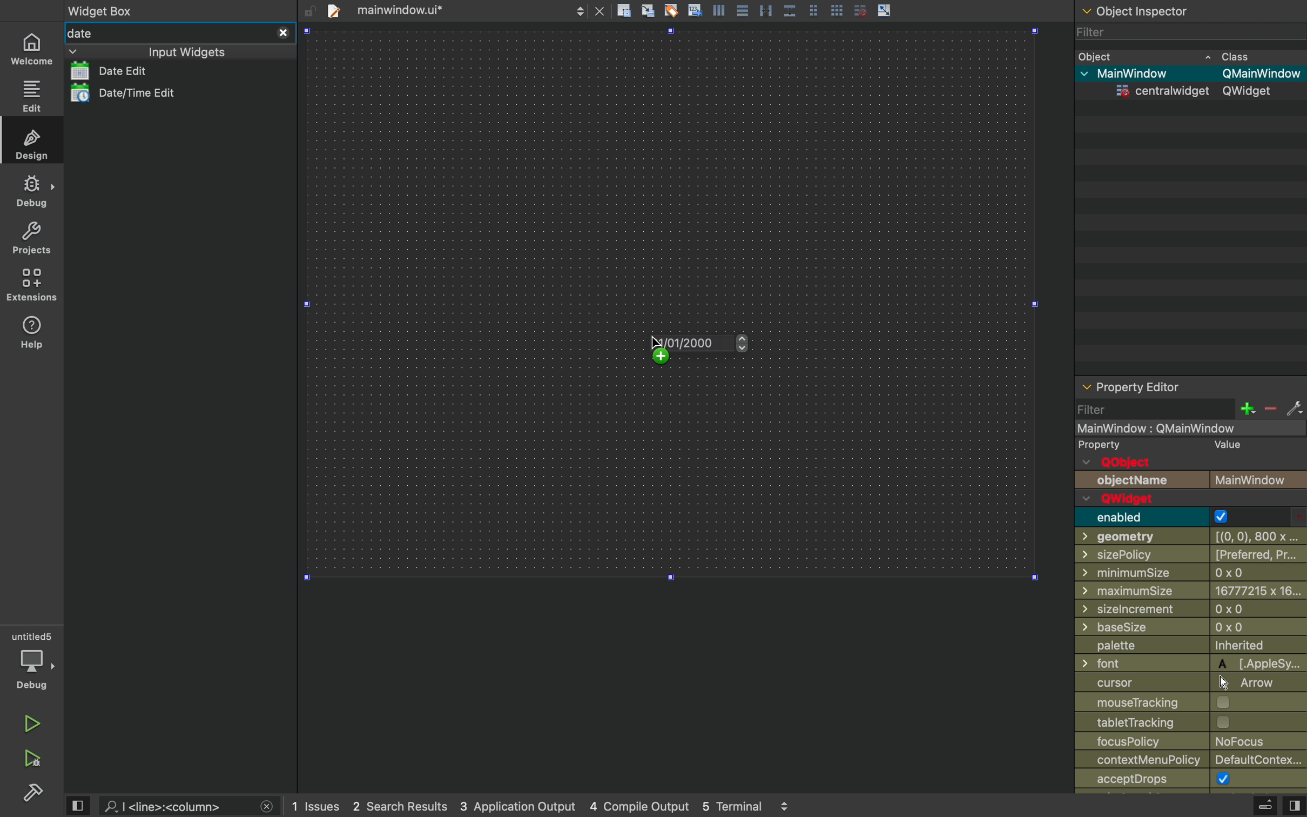  I want to click on logs, so click(541, 805).